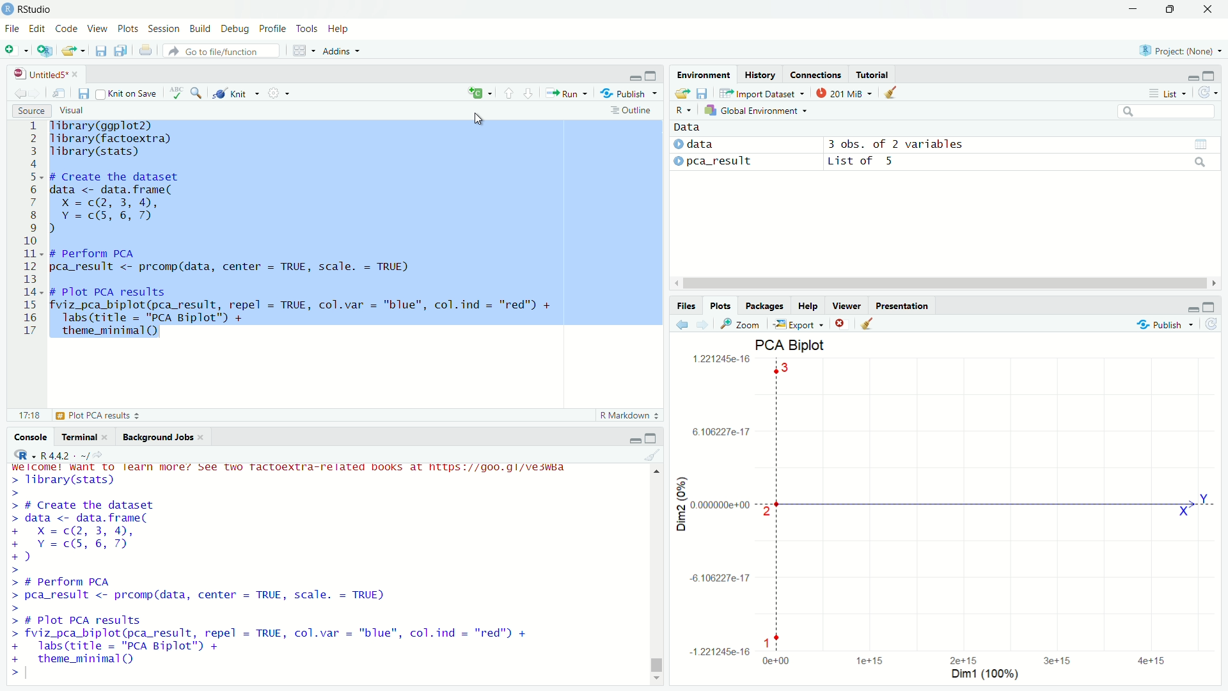  What do you see at coordinates (200, 93) in the screenshot?
I see `find and replace` at bounding box center [200, 93].